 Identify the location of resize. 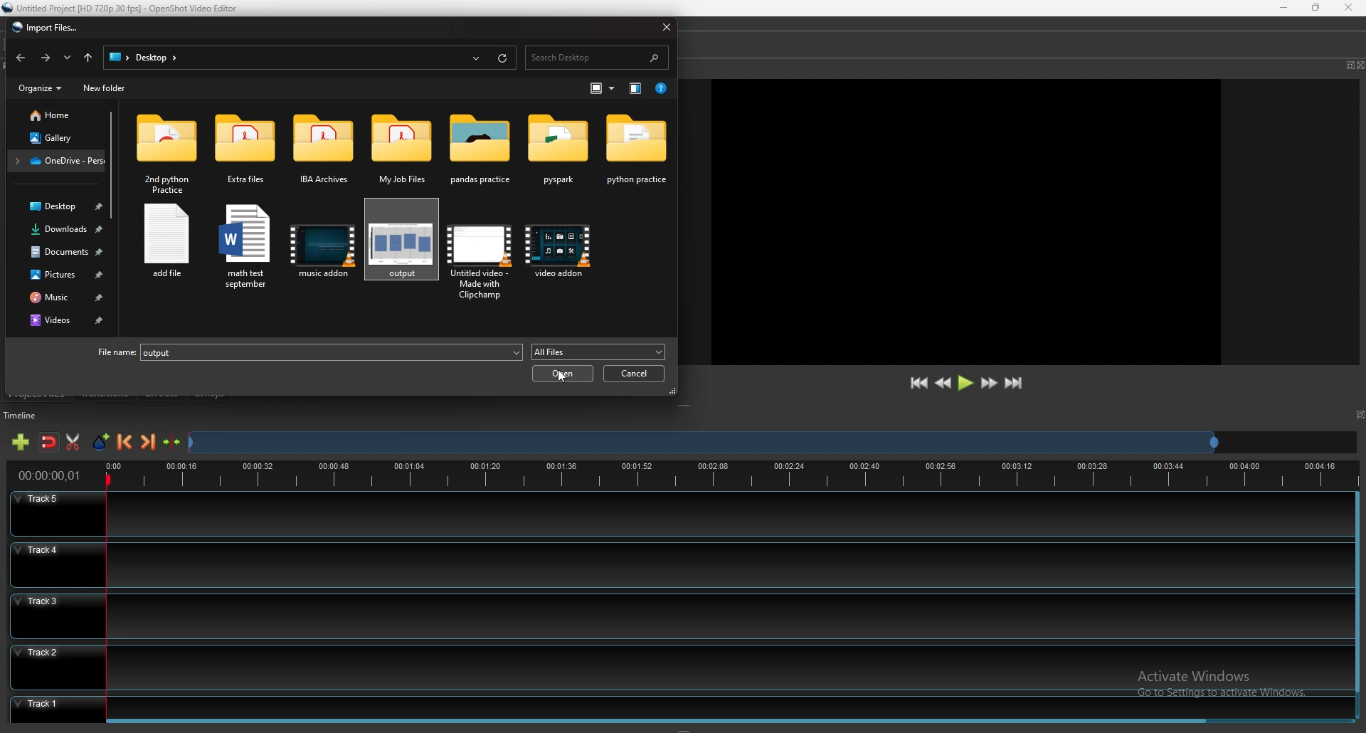
(1316, 7).